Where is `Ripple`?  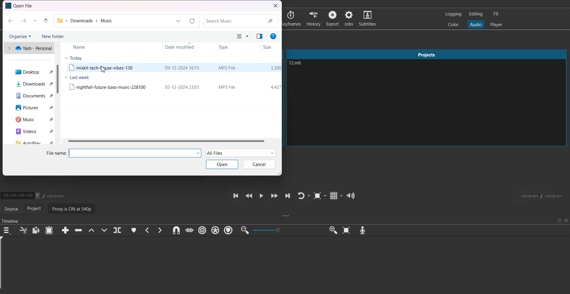 Ripple is located at coordinates (203, 230).